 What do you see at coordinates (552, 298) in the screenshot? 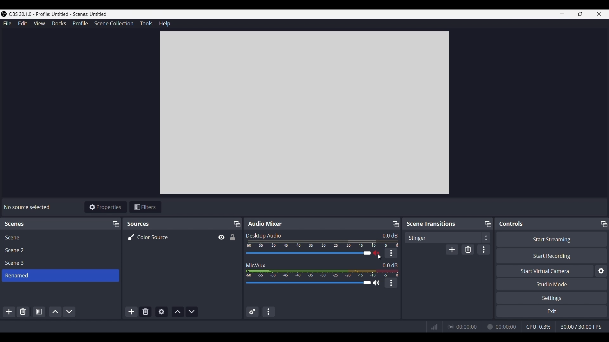
I see `Settings` at bounding box center [552, 298].